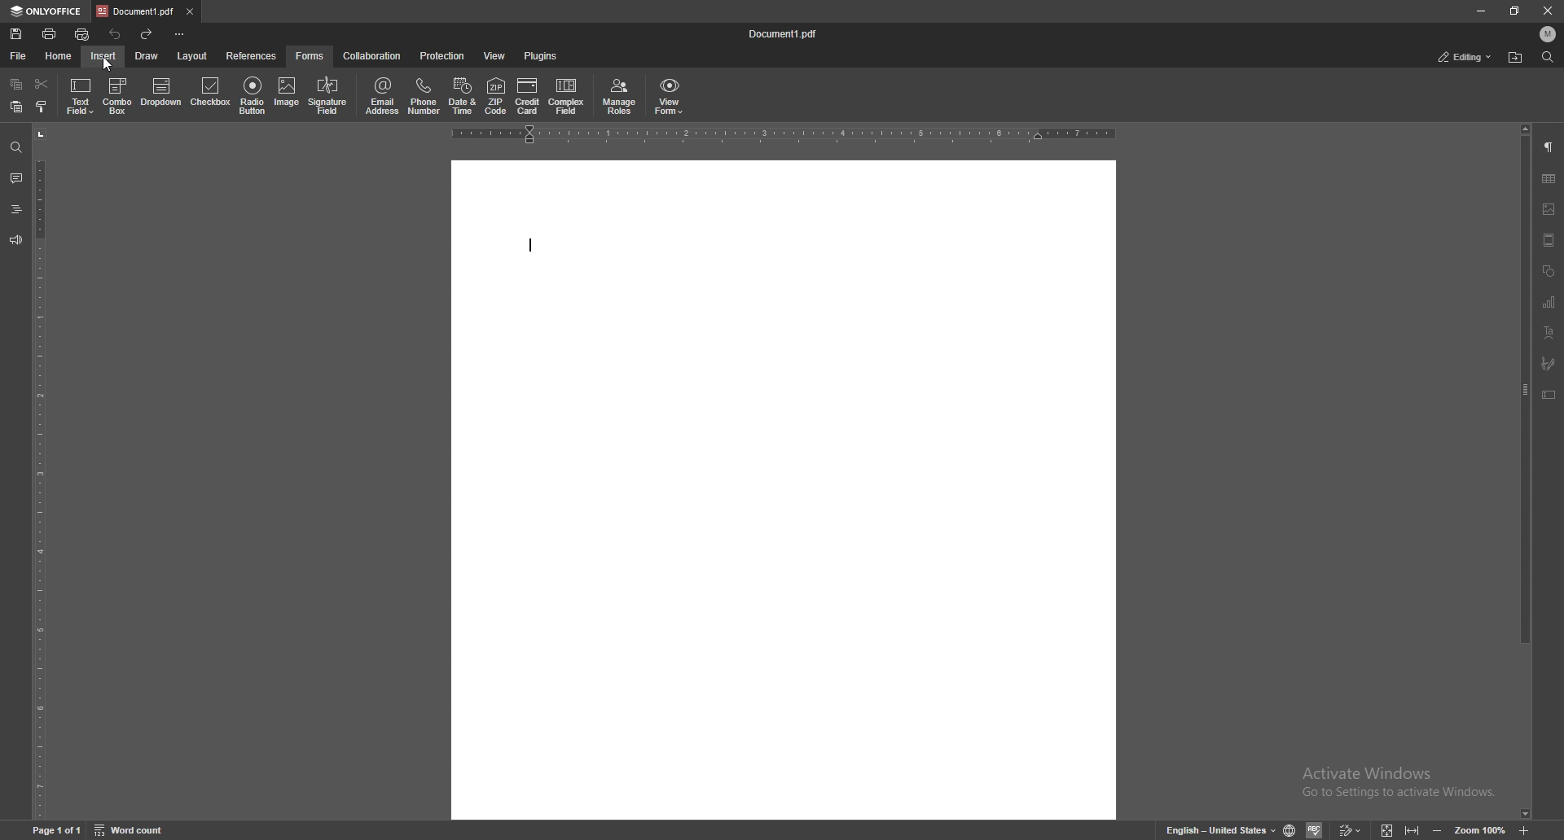 The height and width of the screenshot is (840, 1564). Describe the element at coordinates (16, 55) in the screenshot. I see `file` at that location.